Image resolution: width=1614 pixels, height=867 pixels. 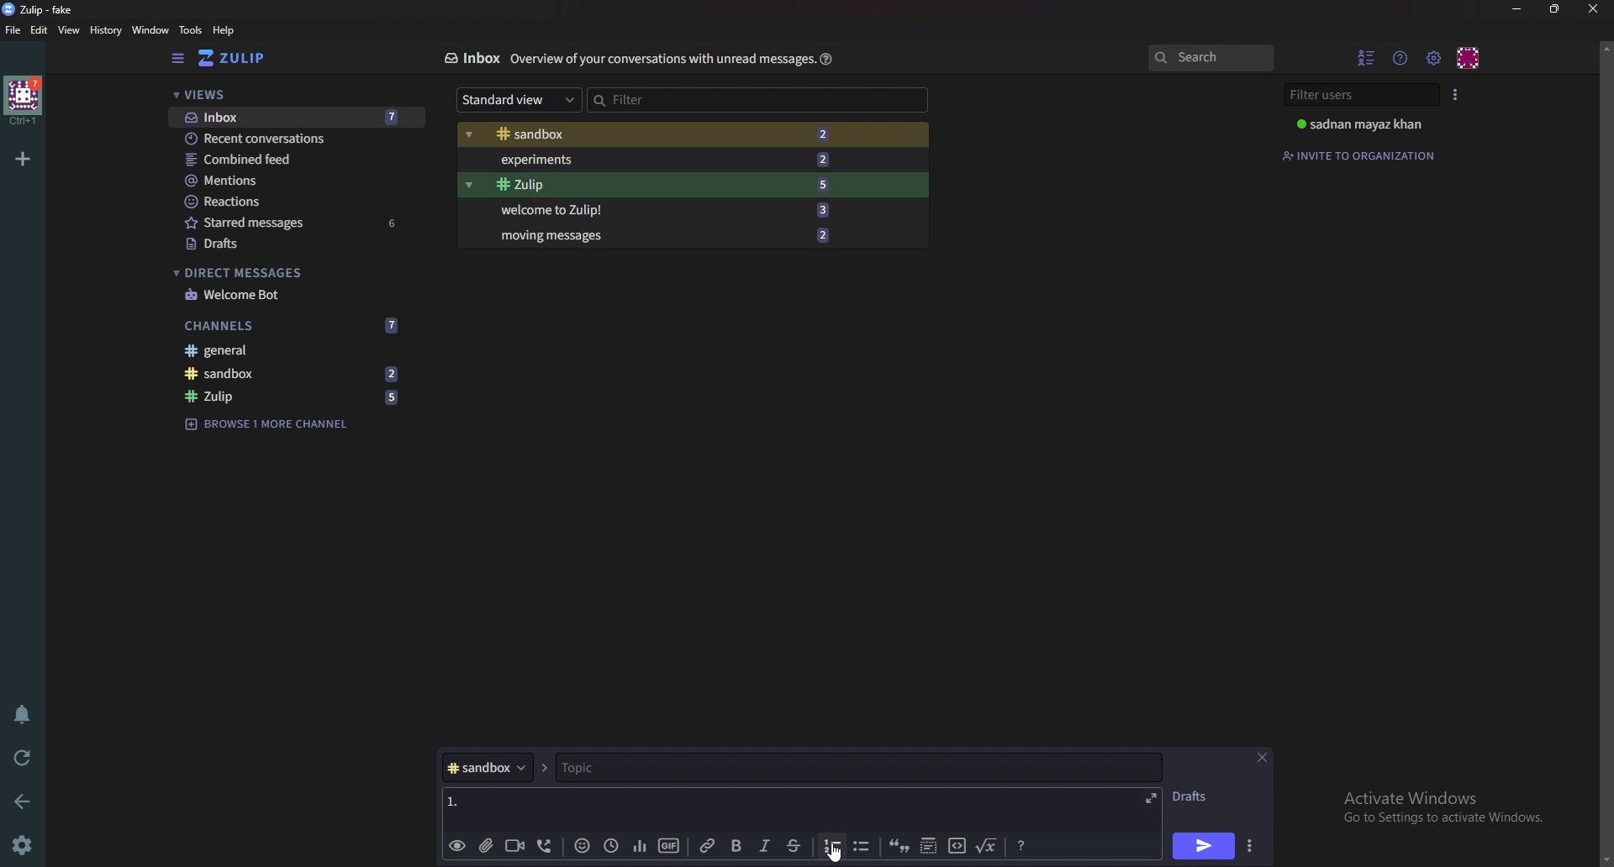 I want to click on quote, so click(x=900, y=848).